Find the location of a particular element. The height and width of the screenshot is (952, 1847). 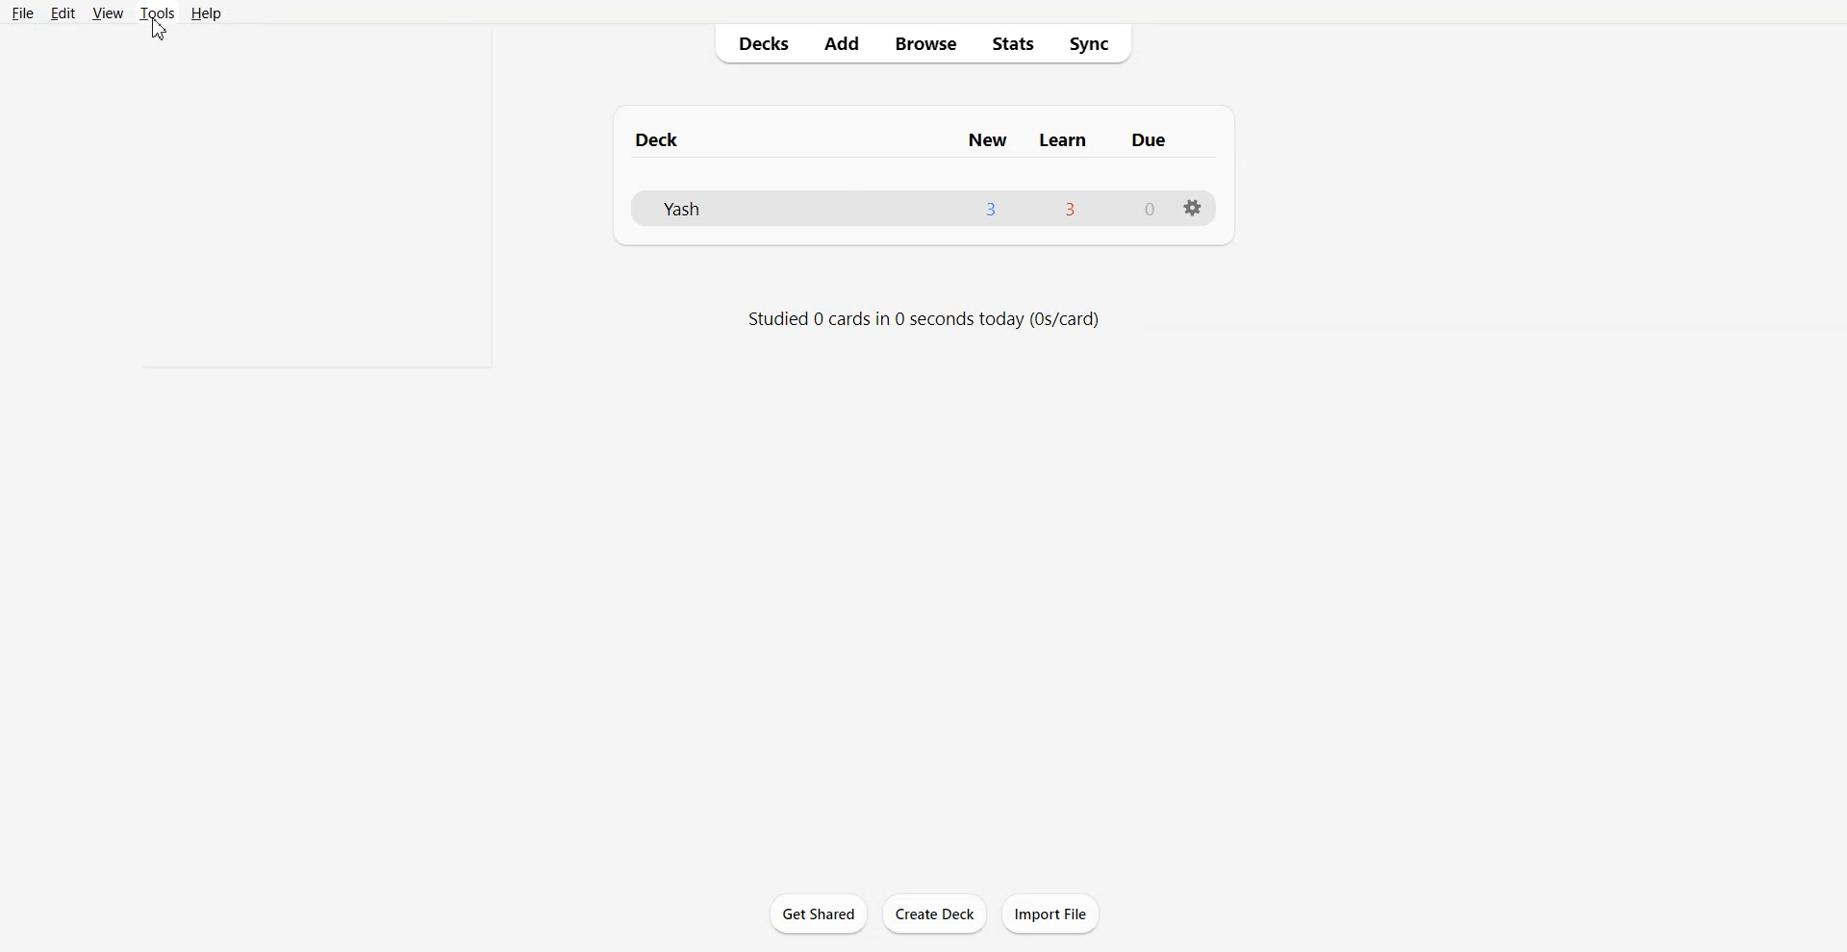

3 is located at coordinates (991, 208).